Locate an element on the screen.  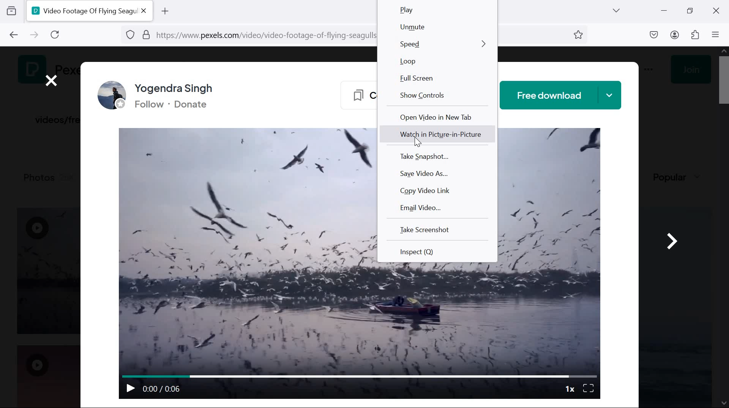
free download is located at coordinates (561, 95).